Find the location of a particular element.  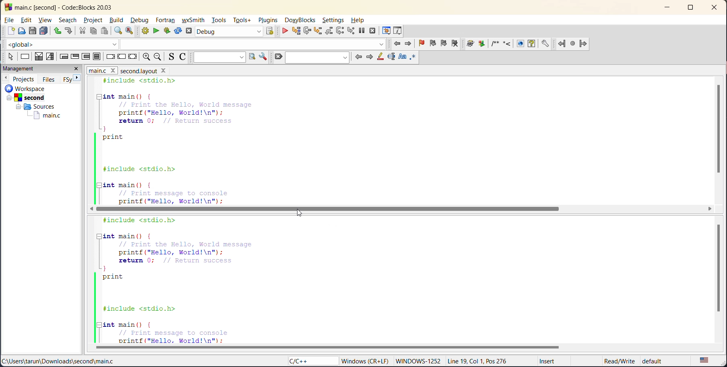

main.c is located at coordinates (48, 116).